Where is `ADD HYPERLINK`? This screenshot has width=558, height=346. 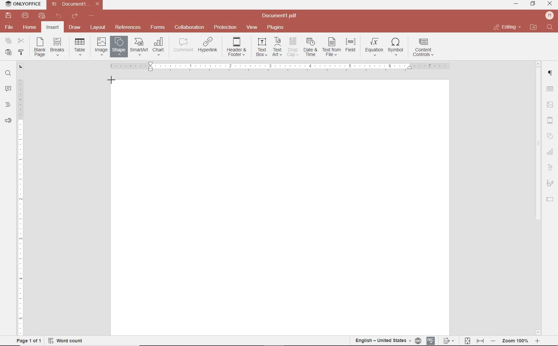
ADD HYPERLINK is located at coordinates (208, 46).